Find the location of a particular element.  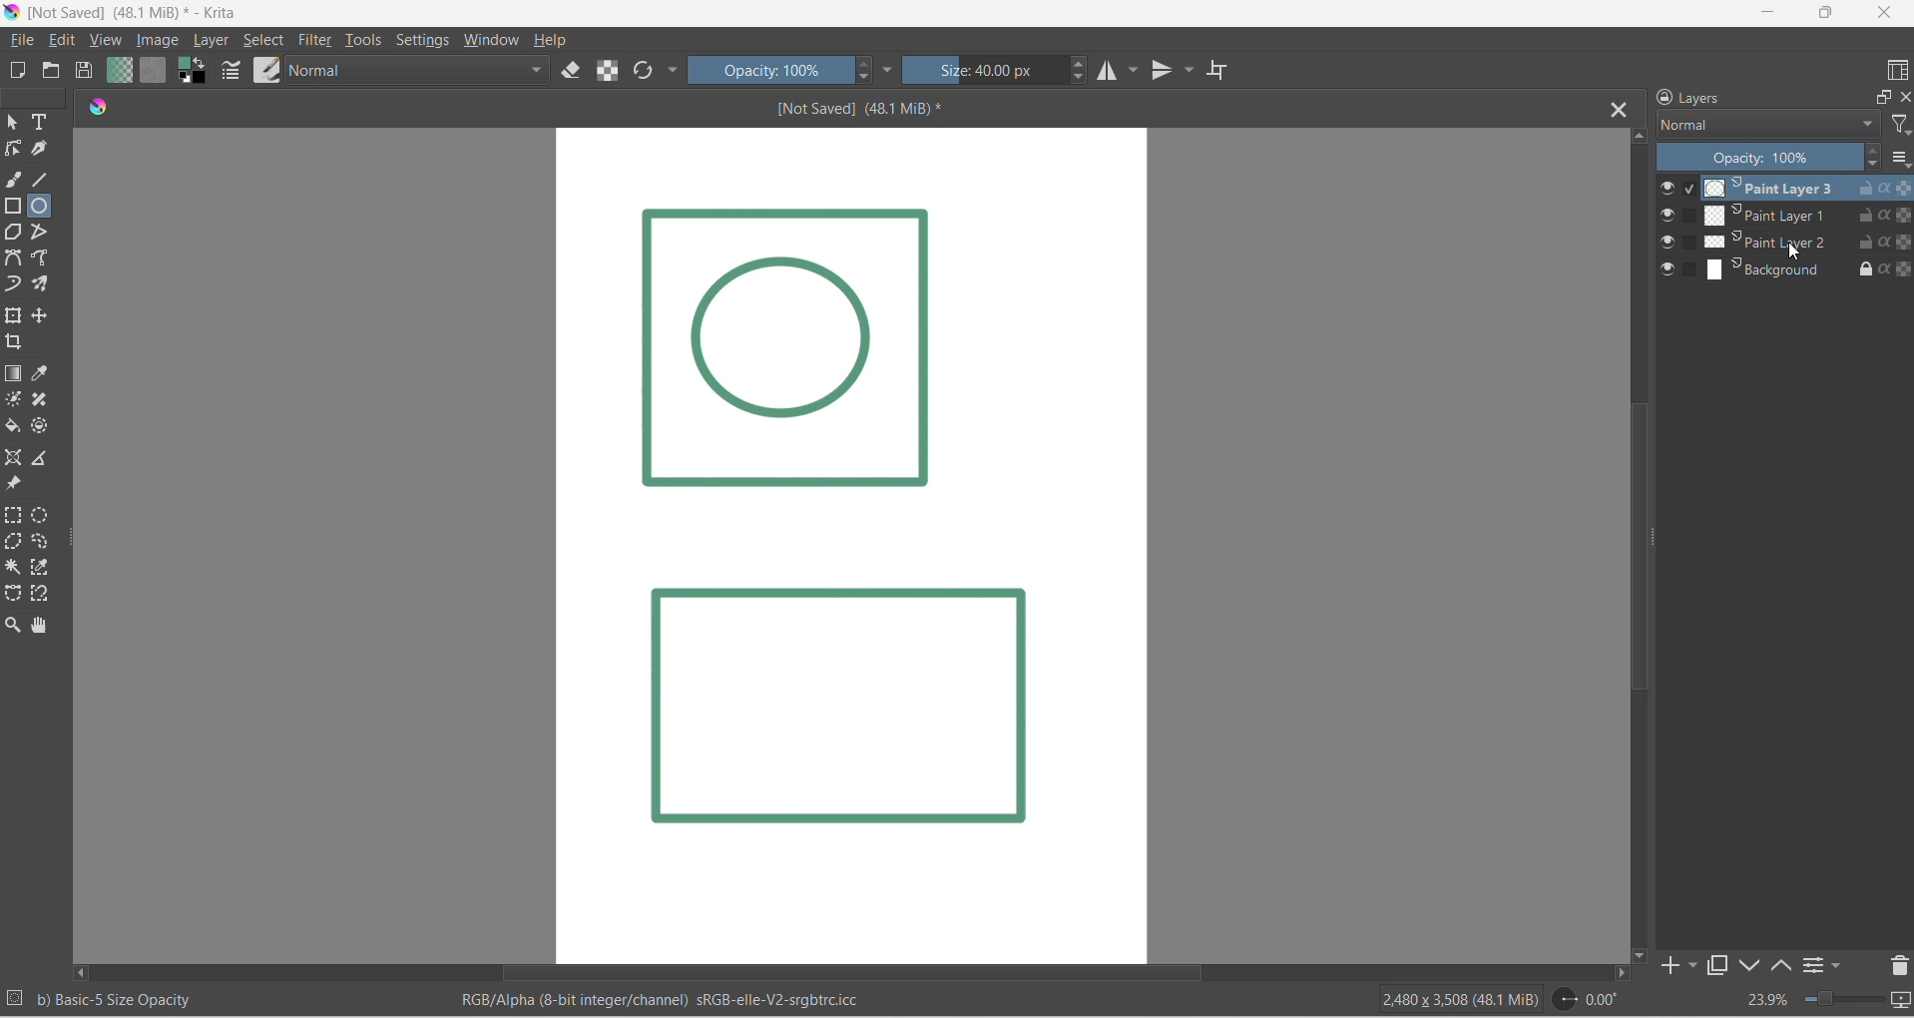

text is located at coordinates (47, 124).